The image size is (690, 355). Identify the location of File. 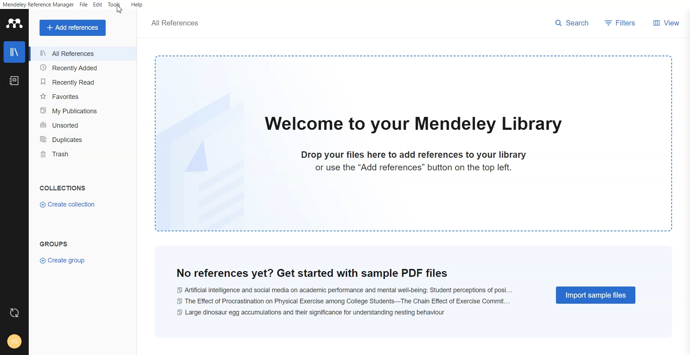
(83, 4).